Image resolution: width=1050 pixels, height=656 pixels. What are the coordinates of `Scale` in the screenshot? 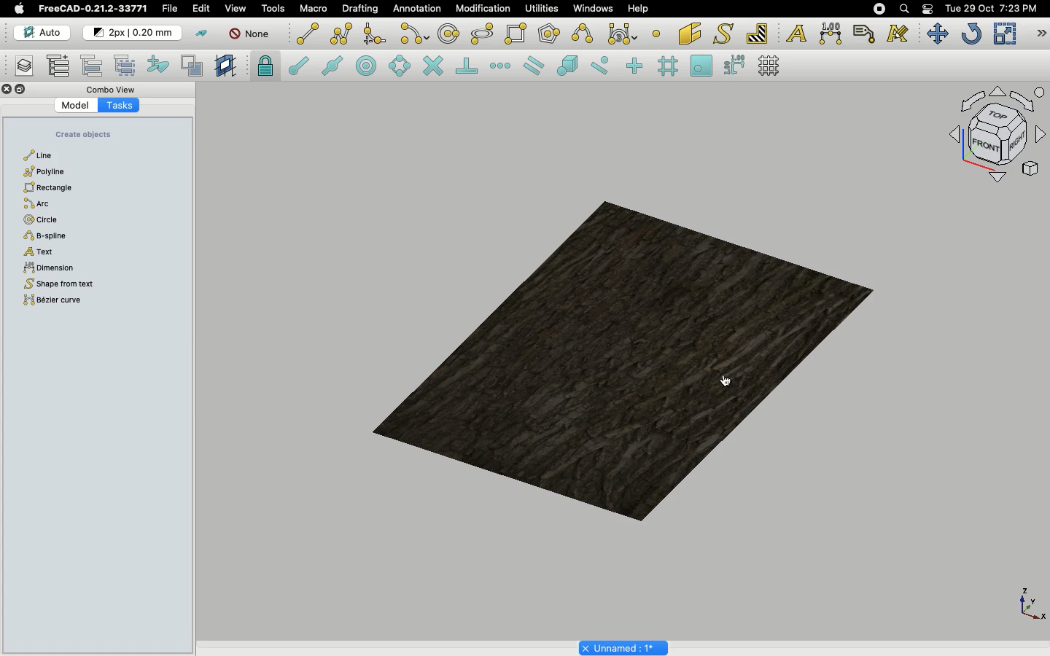 It's located at (1003, 33).